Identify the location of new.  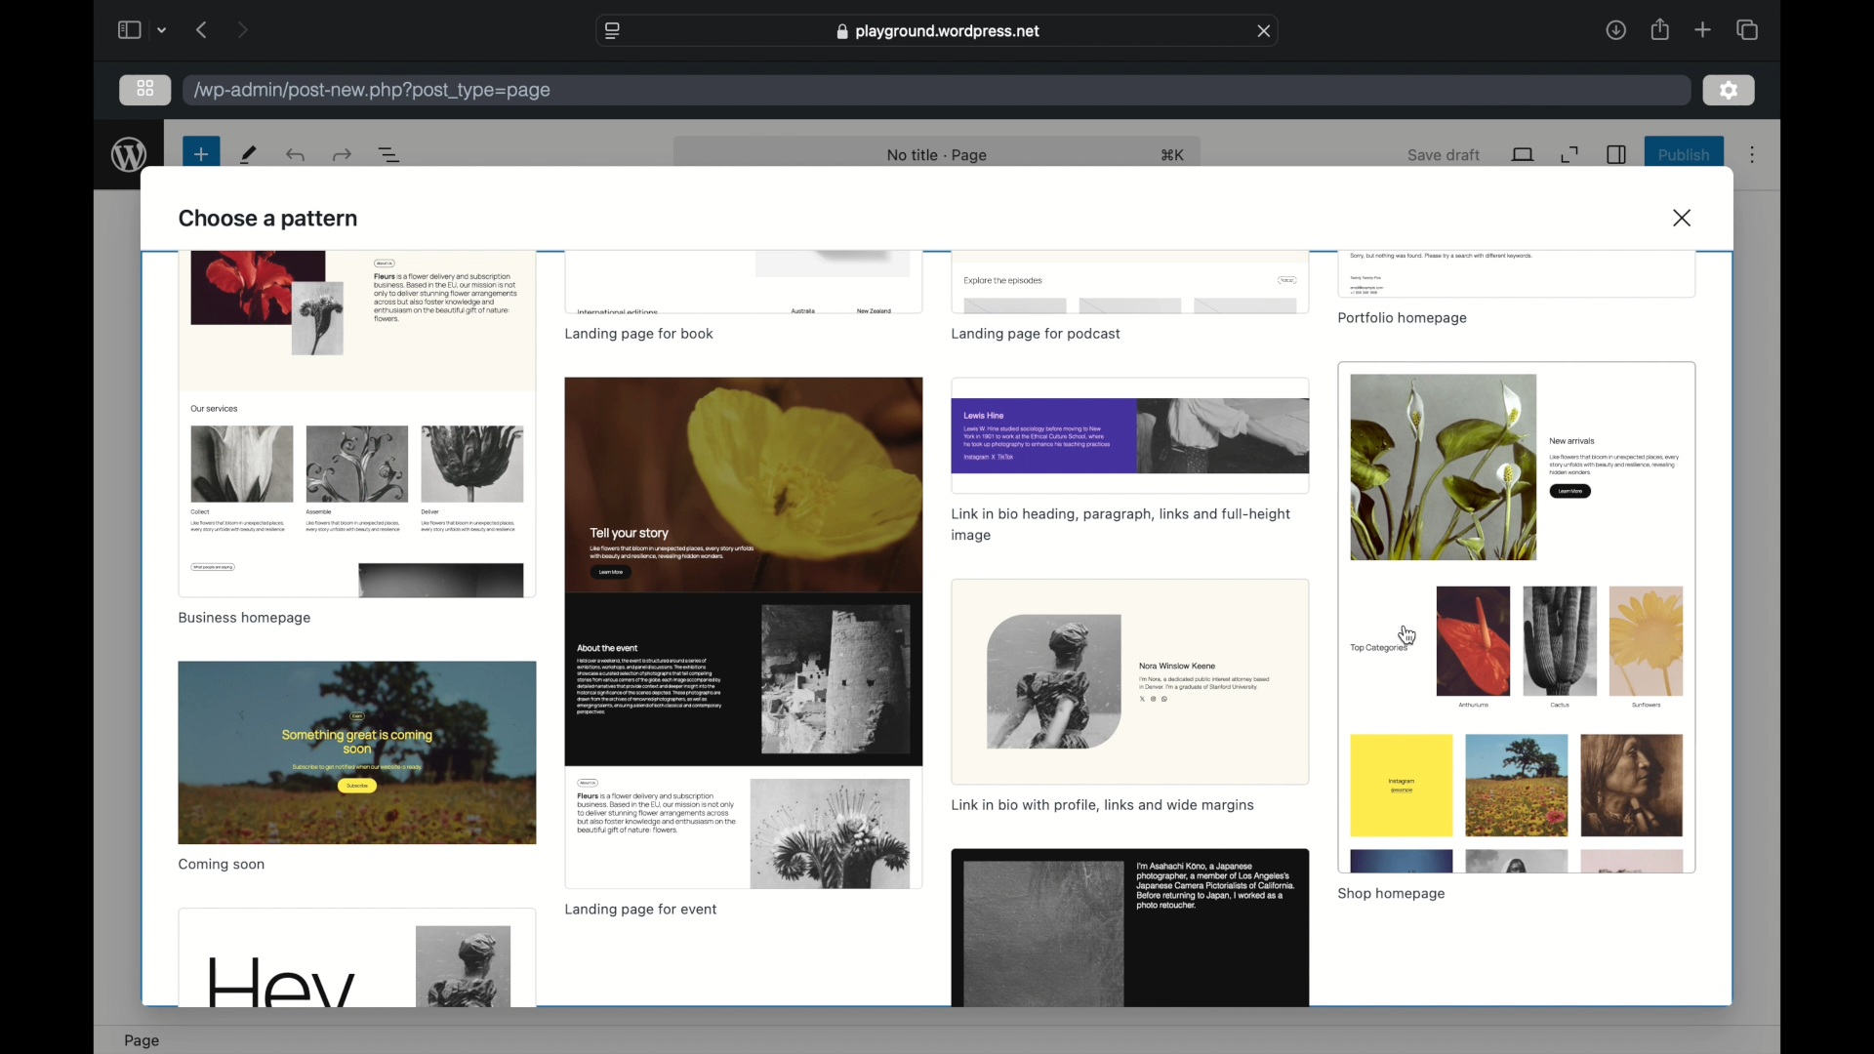
(200, 154).